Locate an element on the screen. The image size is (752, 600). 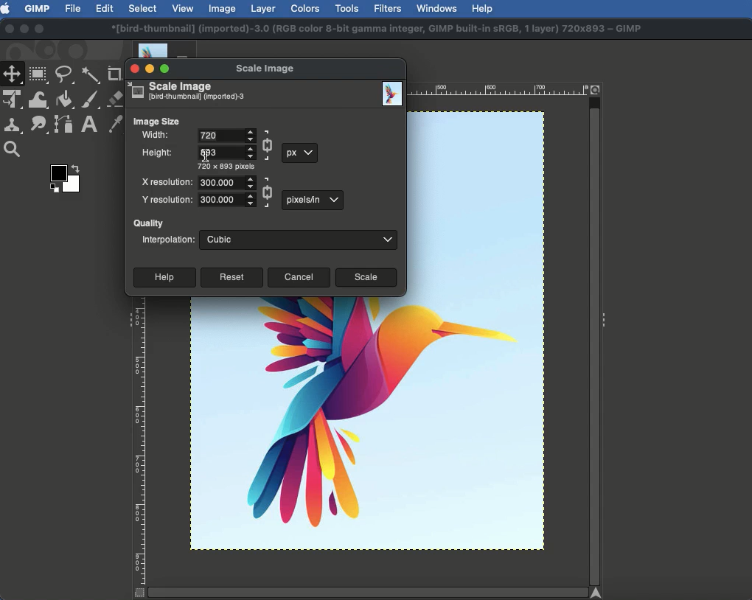
Scale image is located at coordinates (188, 91).